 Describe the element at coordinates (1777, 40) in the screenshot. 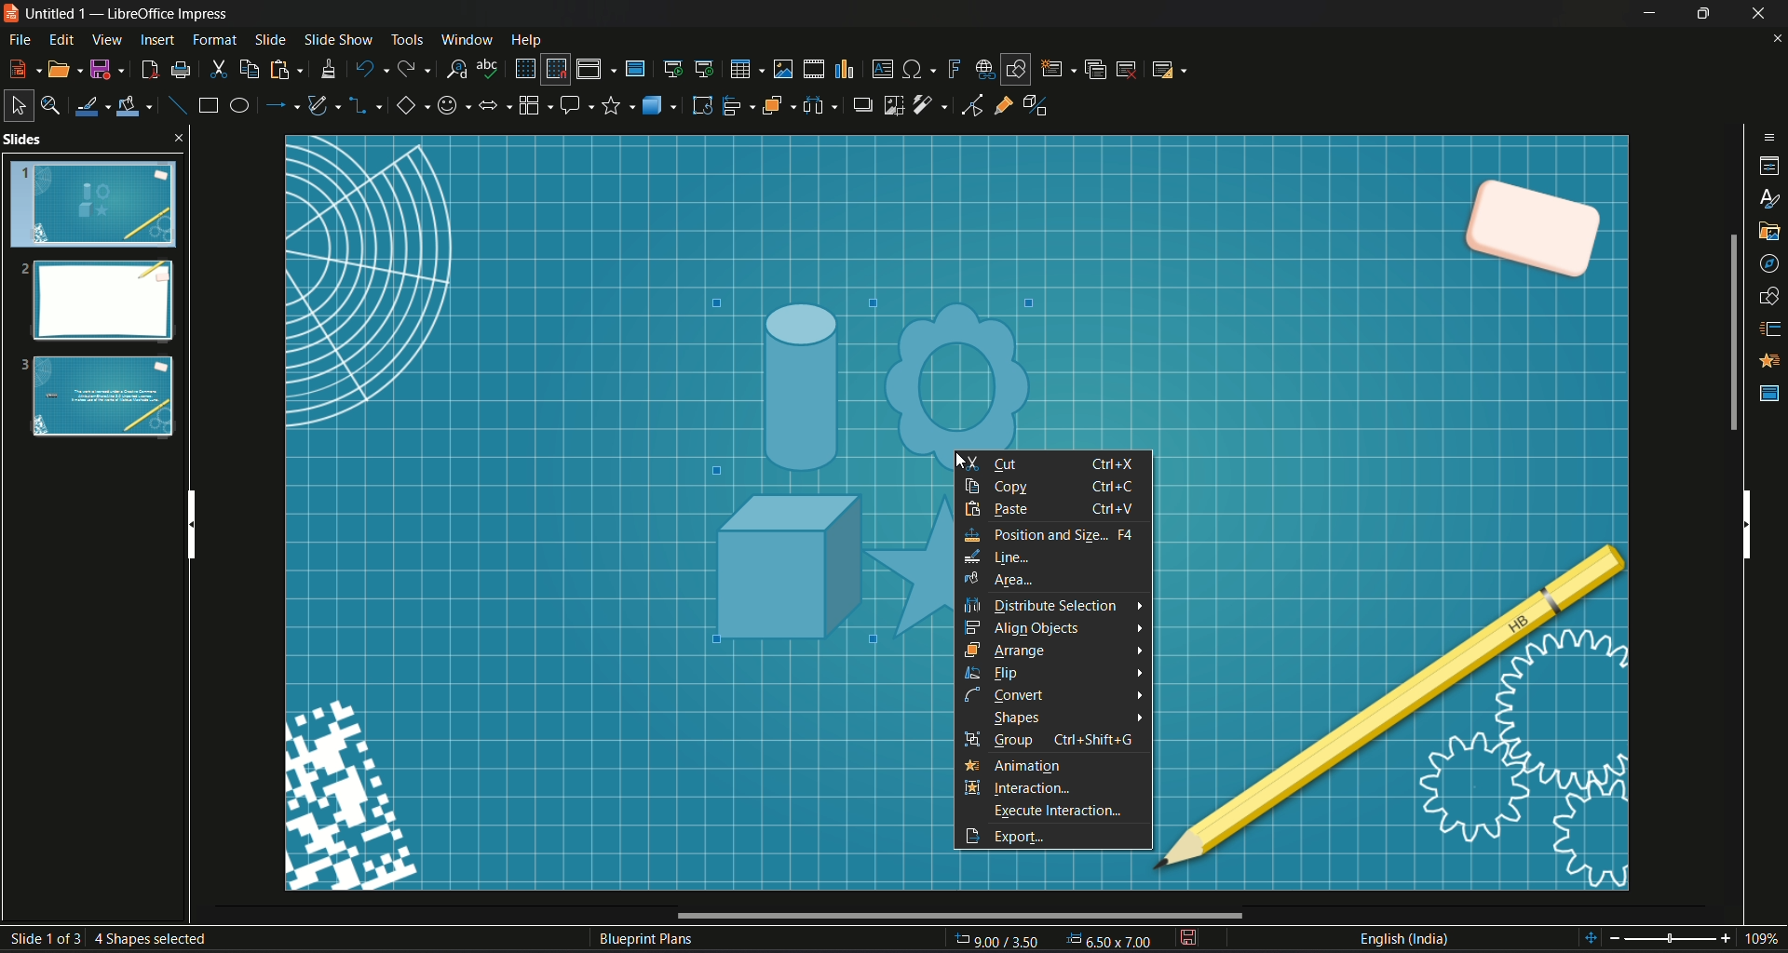

I see `close` at that location.